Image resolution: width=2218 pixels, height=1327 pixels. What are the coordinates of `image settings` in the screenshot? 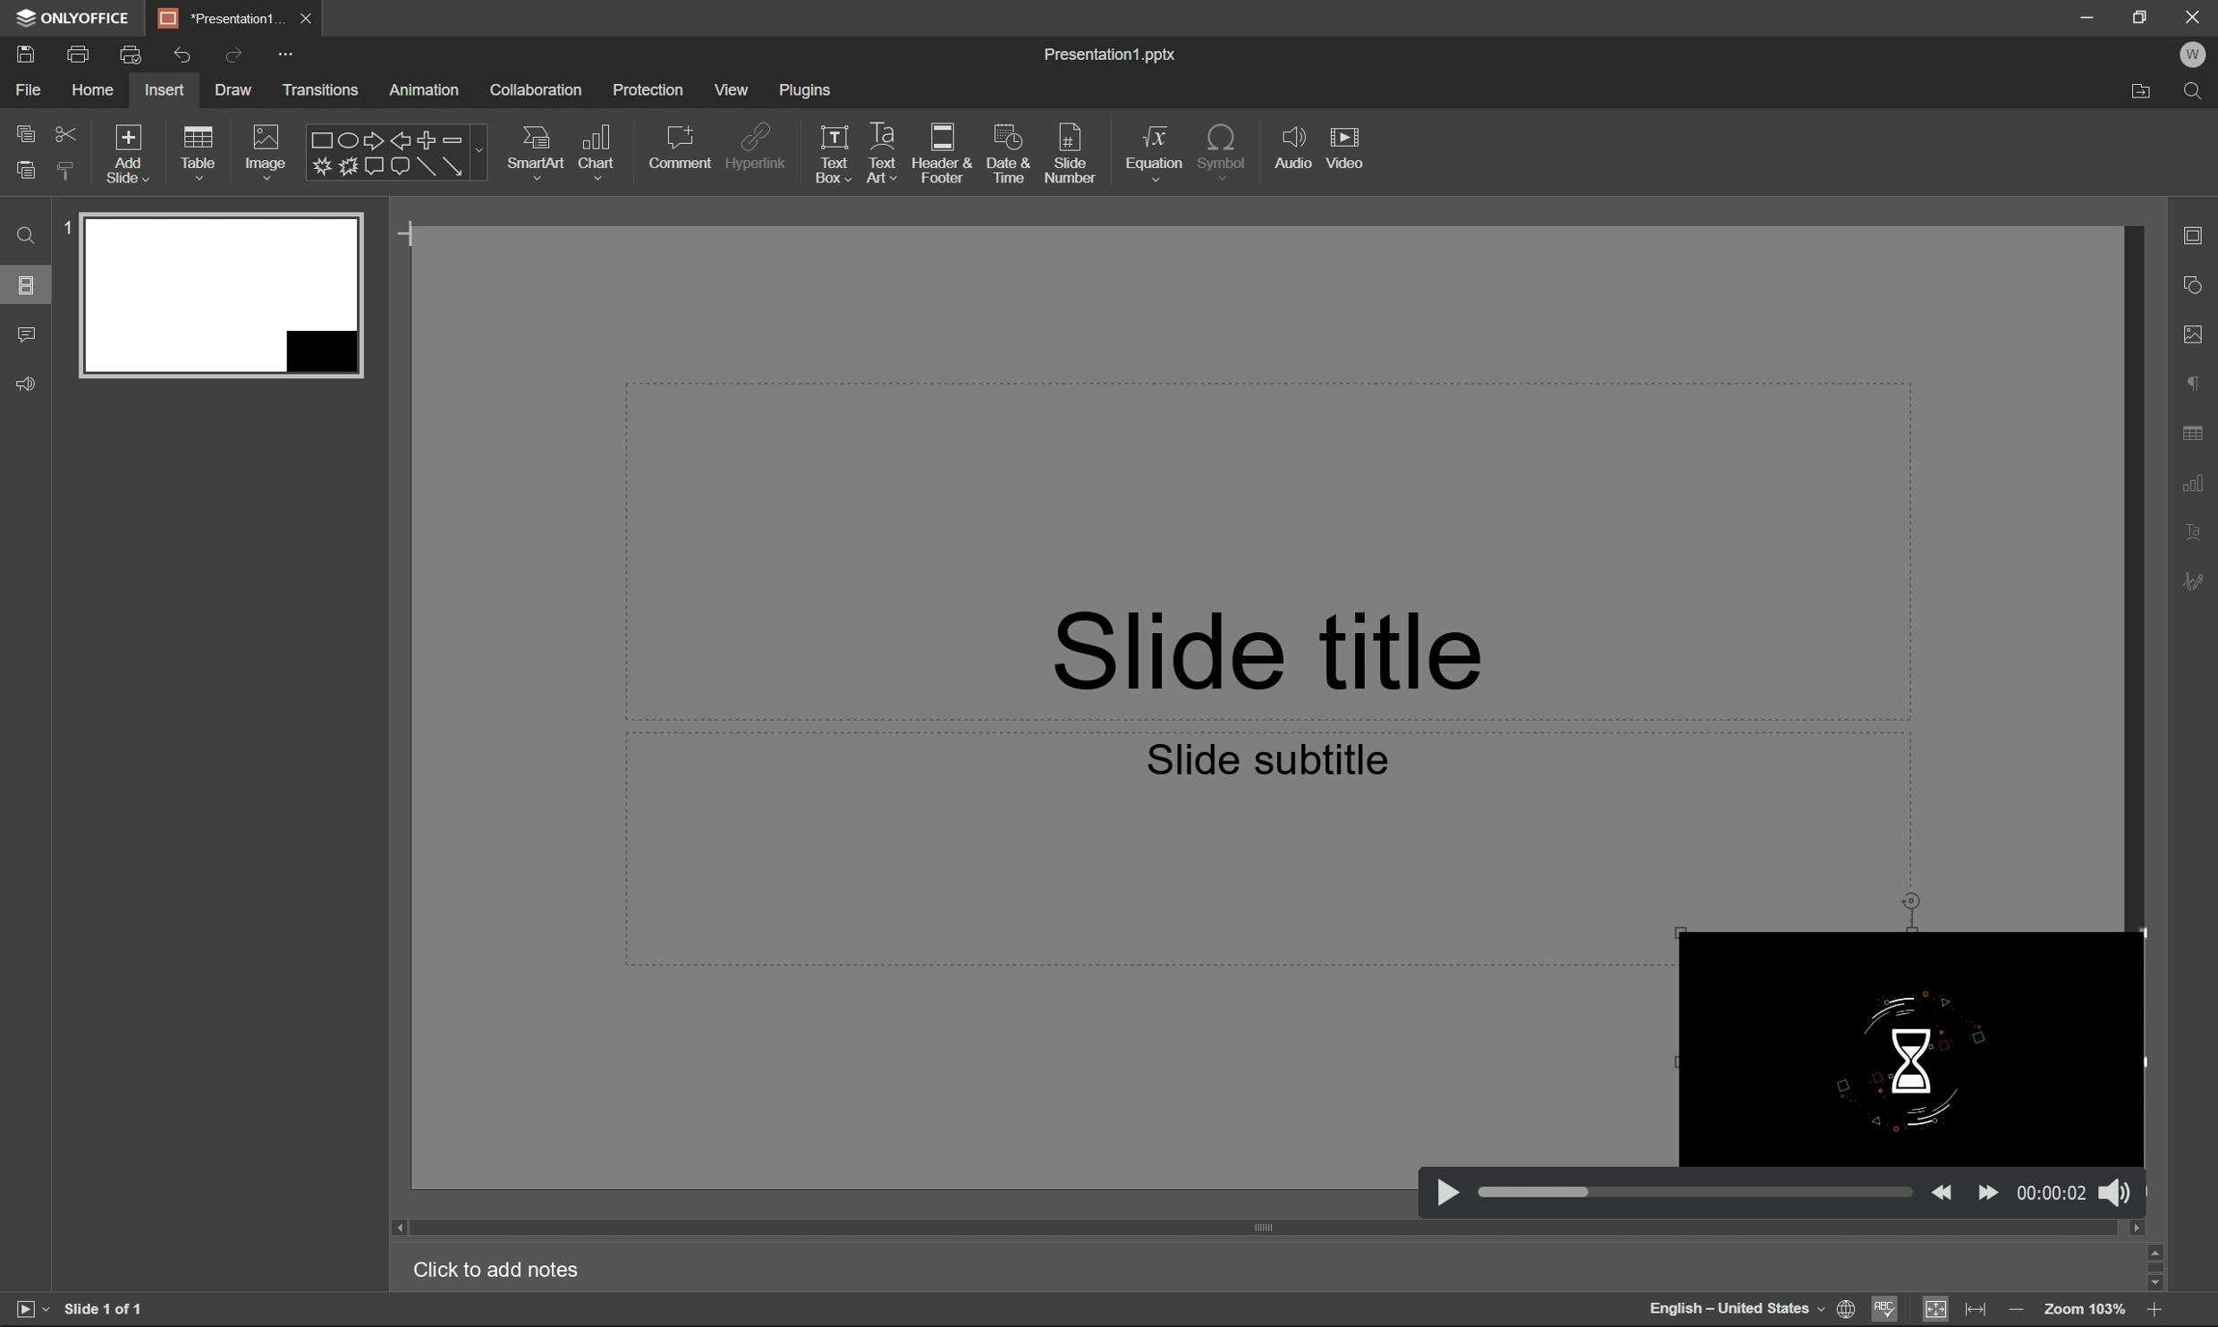 It's located at (2198, 333).